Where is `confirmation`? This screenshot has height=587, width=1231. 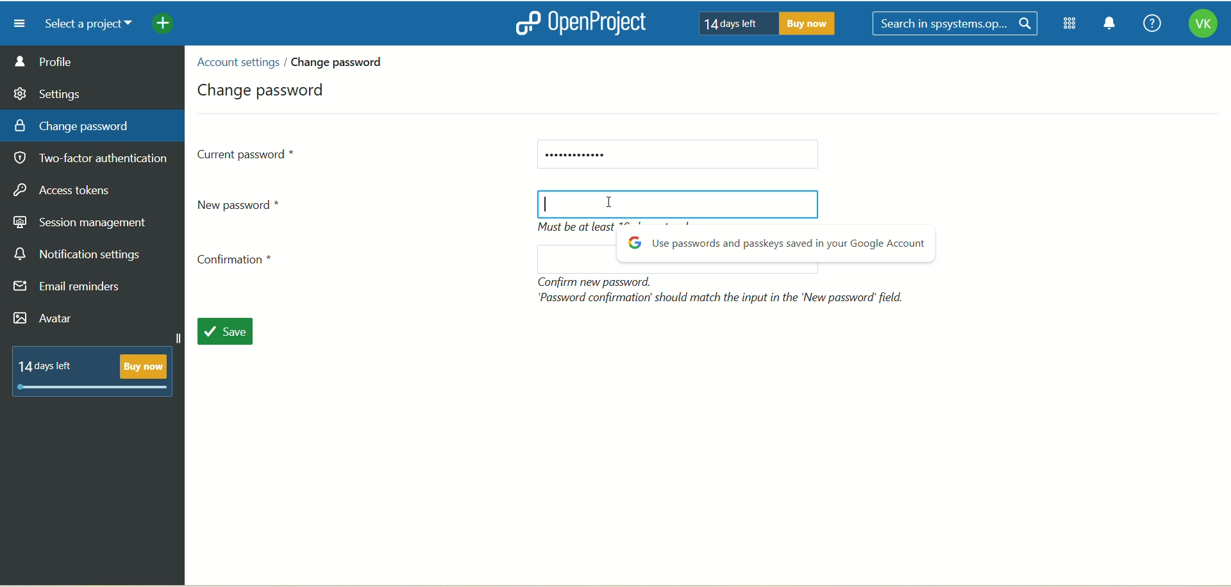
confirmation is located at coordinates (239, 263).